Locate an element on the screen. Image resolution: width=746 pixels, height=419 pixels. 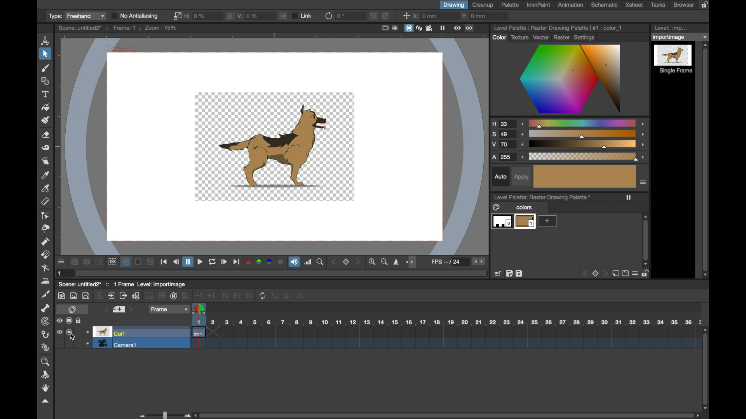
green is located at coordinates (258, 262).